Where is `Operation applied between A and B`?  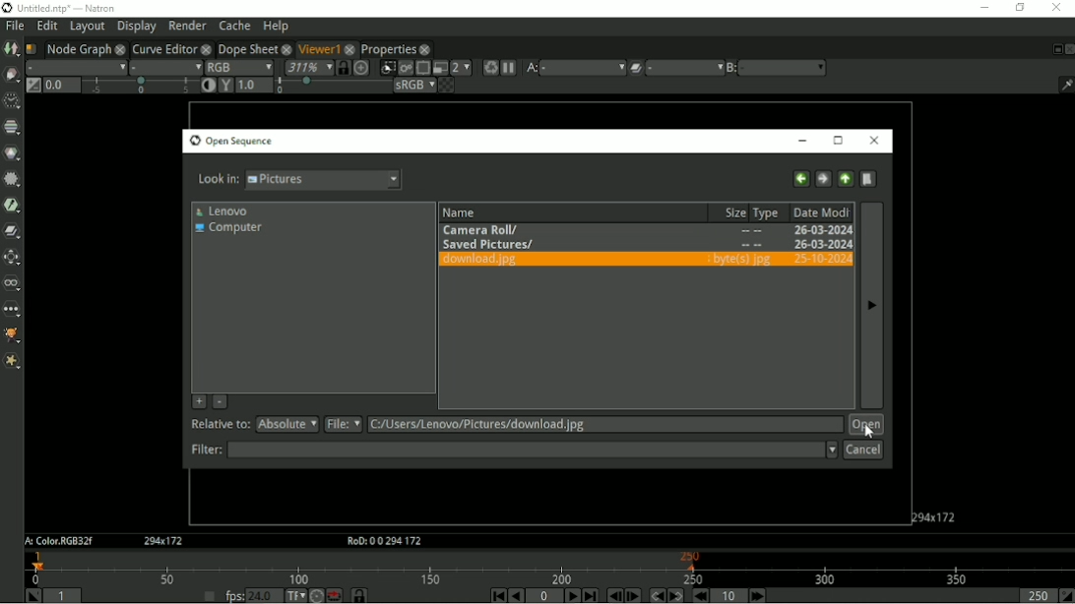
Operation applied between A and B is located at coordinates (636, 67).